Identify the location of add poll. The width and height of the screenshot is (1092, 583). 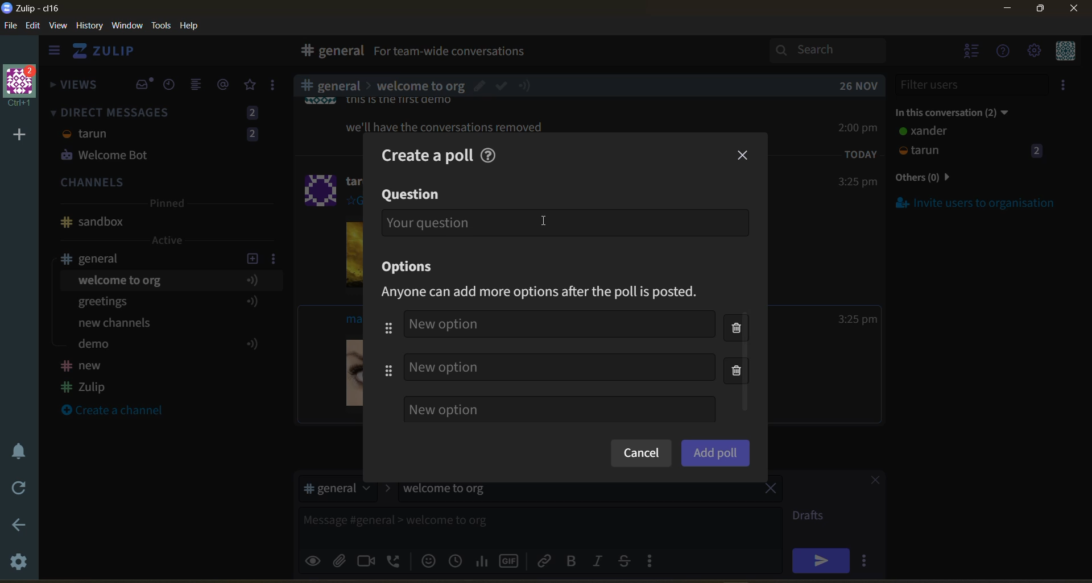
(715, 452).